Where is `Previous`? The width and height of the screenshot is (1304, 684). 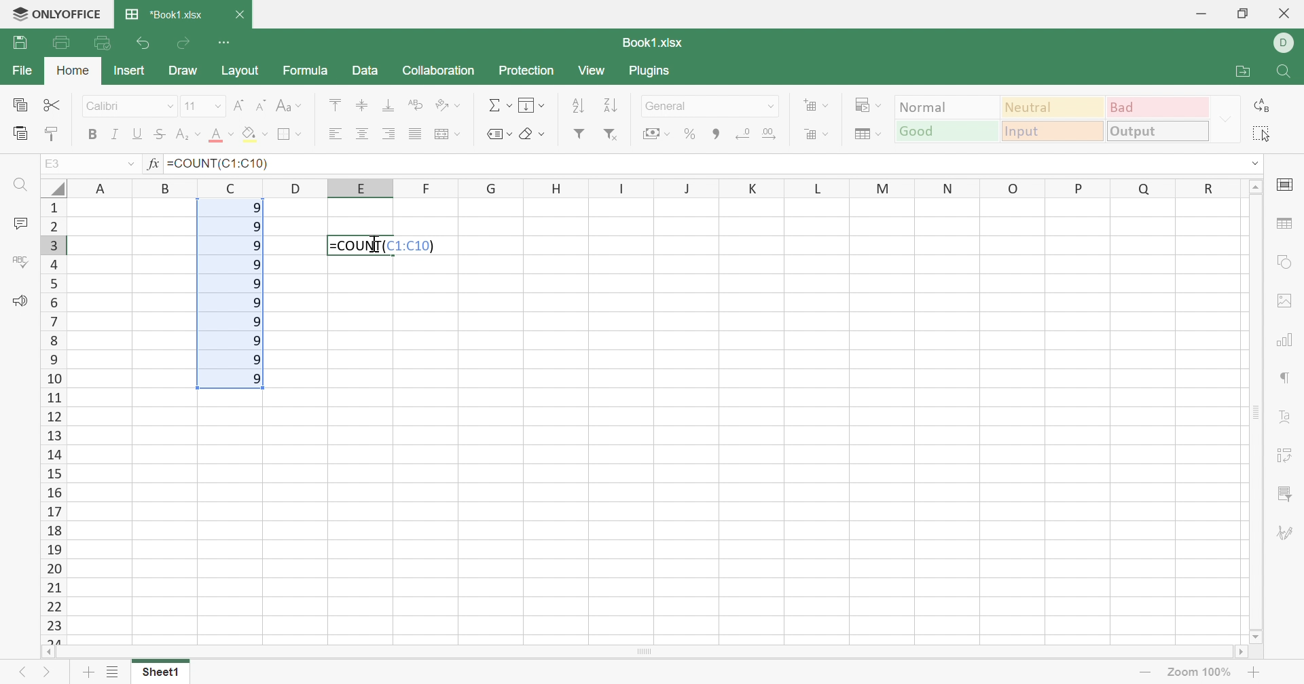 Previous is located at coordinates (22, 672).